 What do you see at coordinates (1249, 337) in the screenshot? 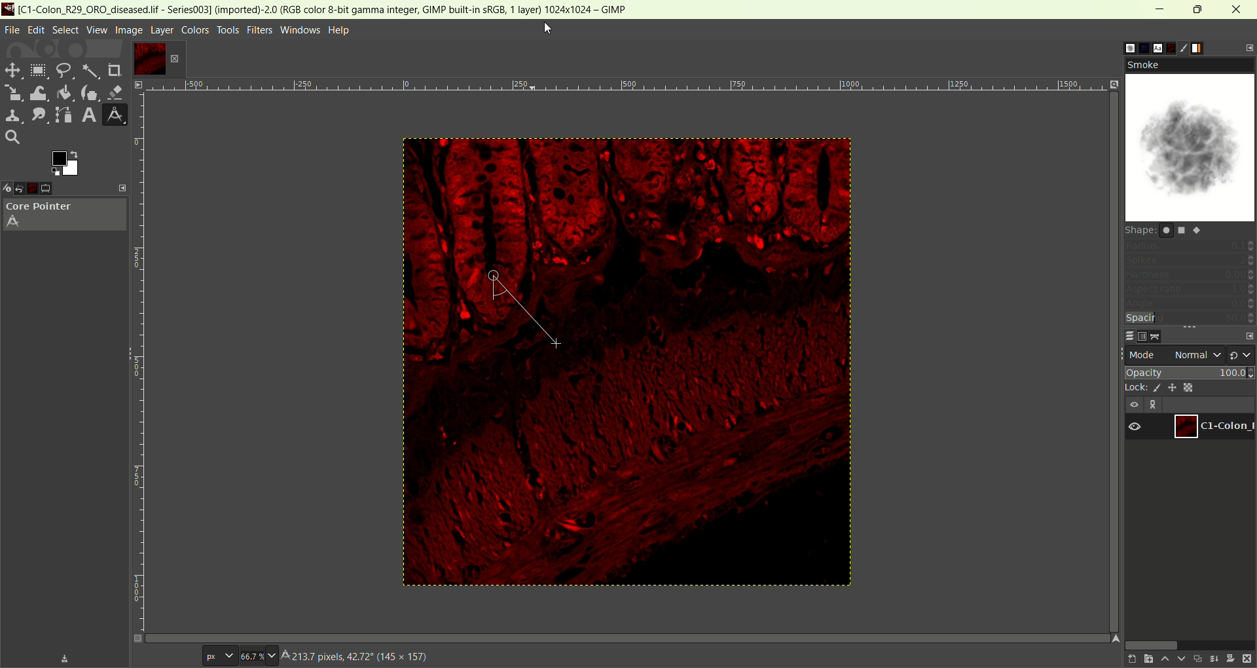
I see `configure this tab` at bounding box center [1249, 337].